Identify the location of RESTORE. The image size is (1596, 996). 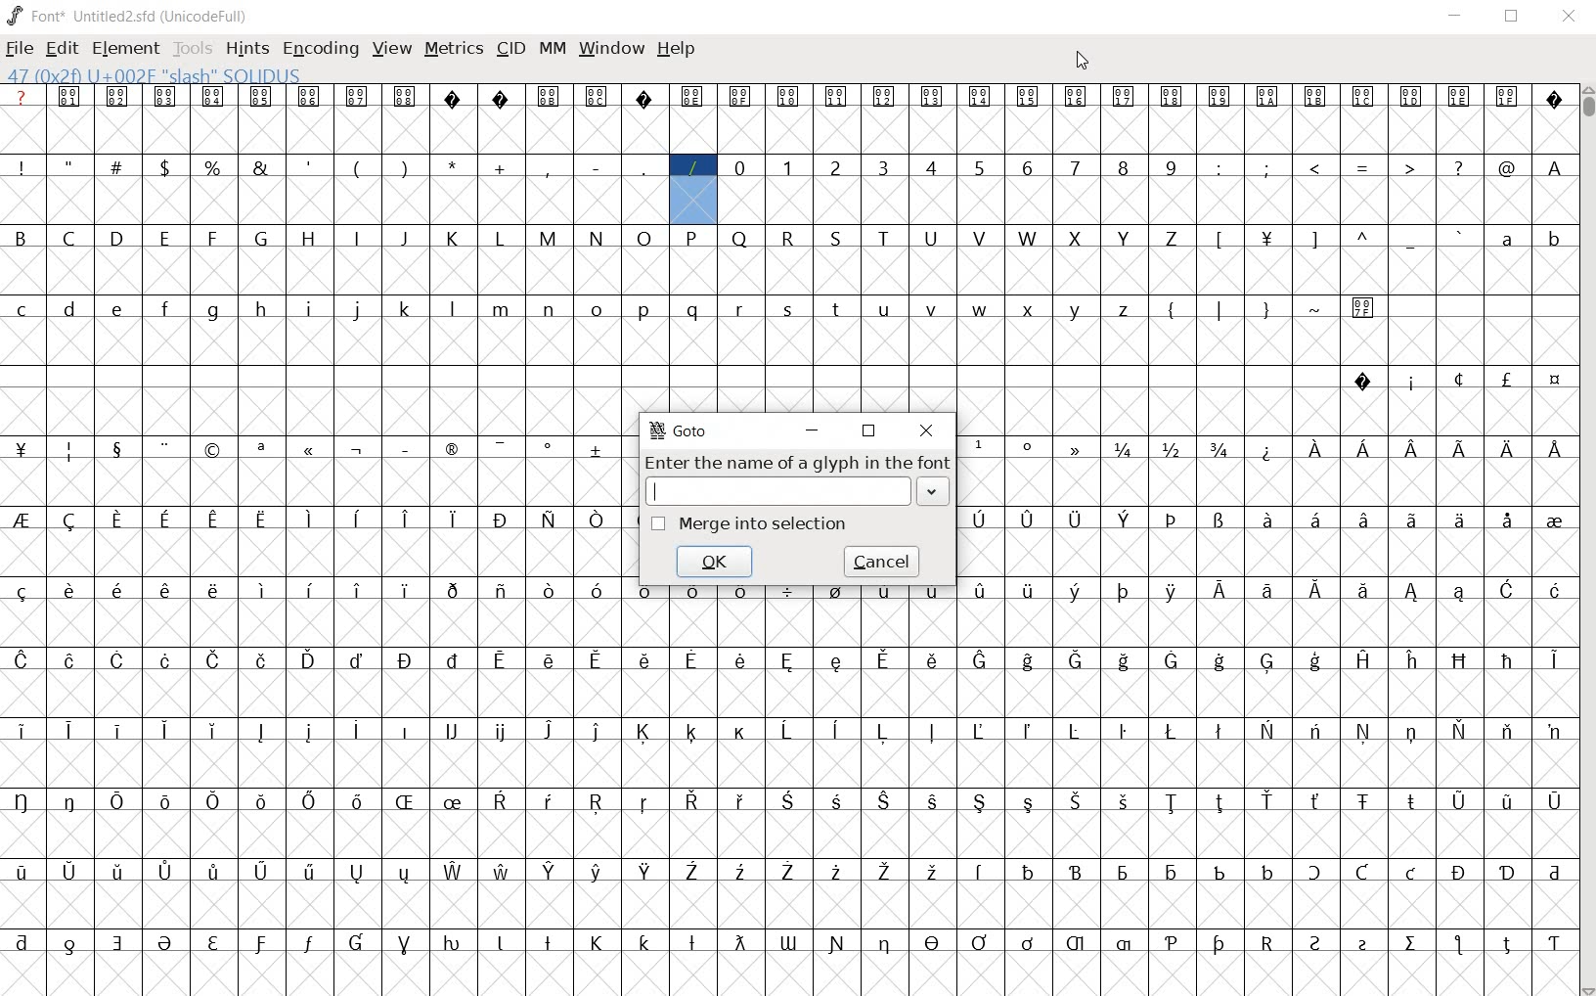
(1516, 19).